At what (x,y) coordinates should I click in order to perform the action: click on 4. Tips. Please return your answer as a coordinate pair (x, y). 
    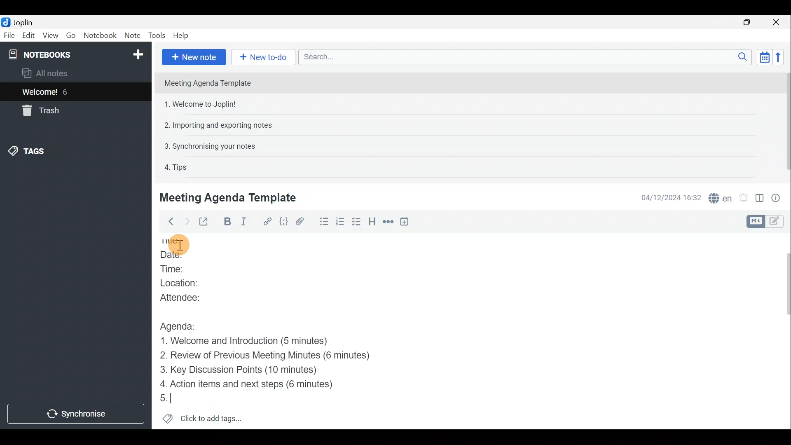
    Looking at the image, I should click on (176, 167).